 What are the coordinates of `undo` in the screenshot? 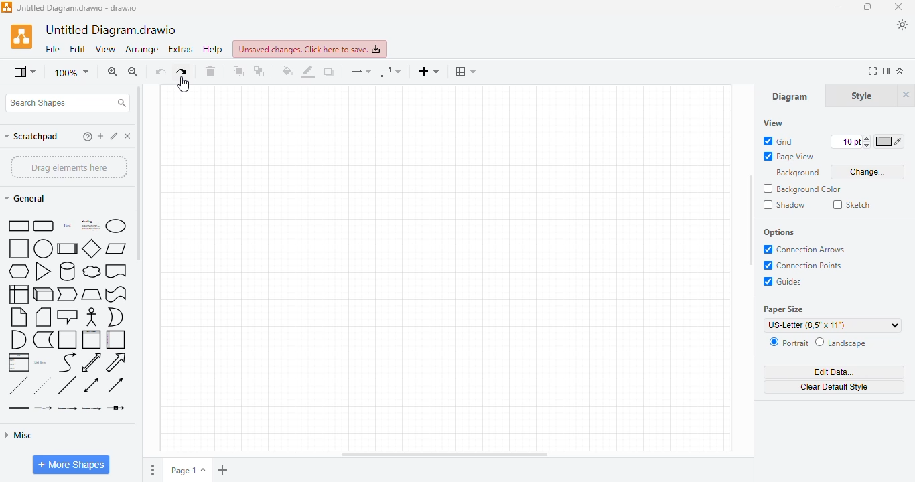 It's located at (161, 72).